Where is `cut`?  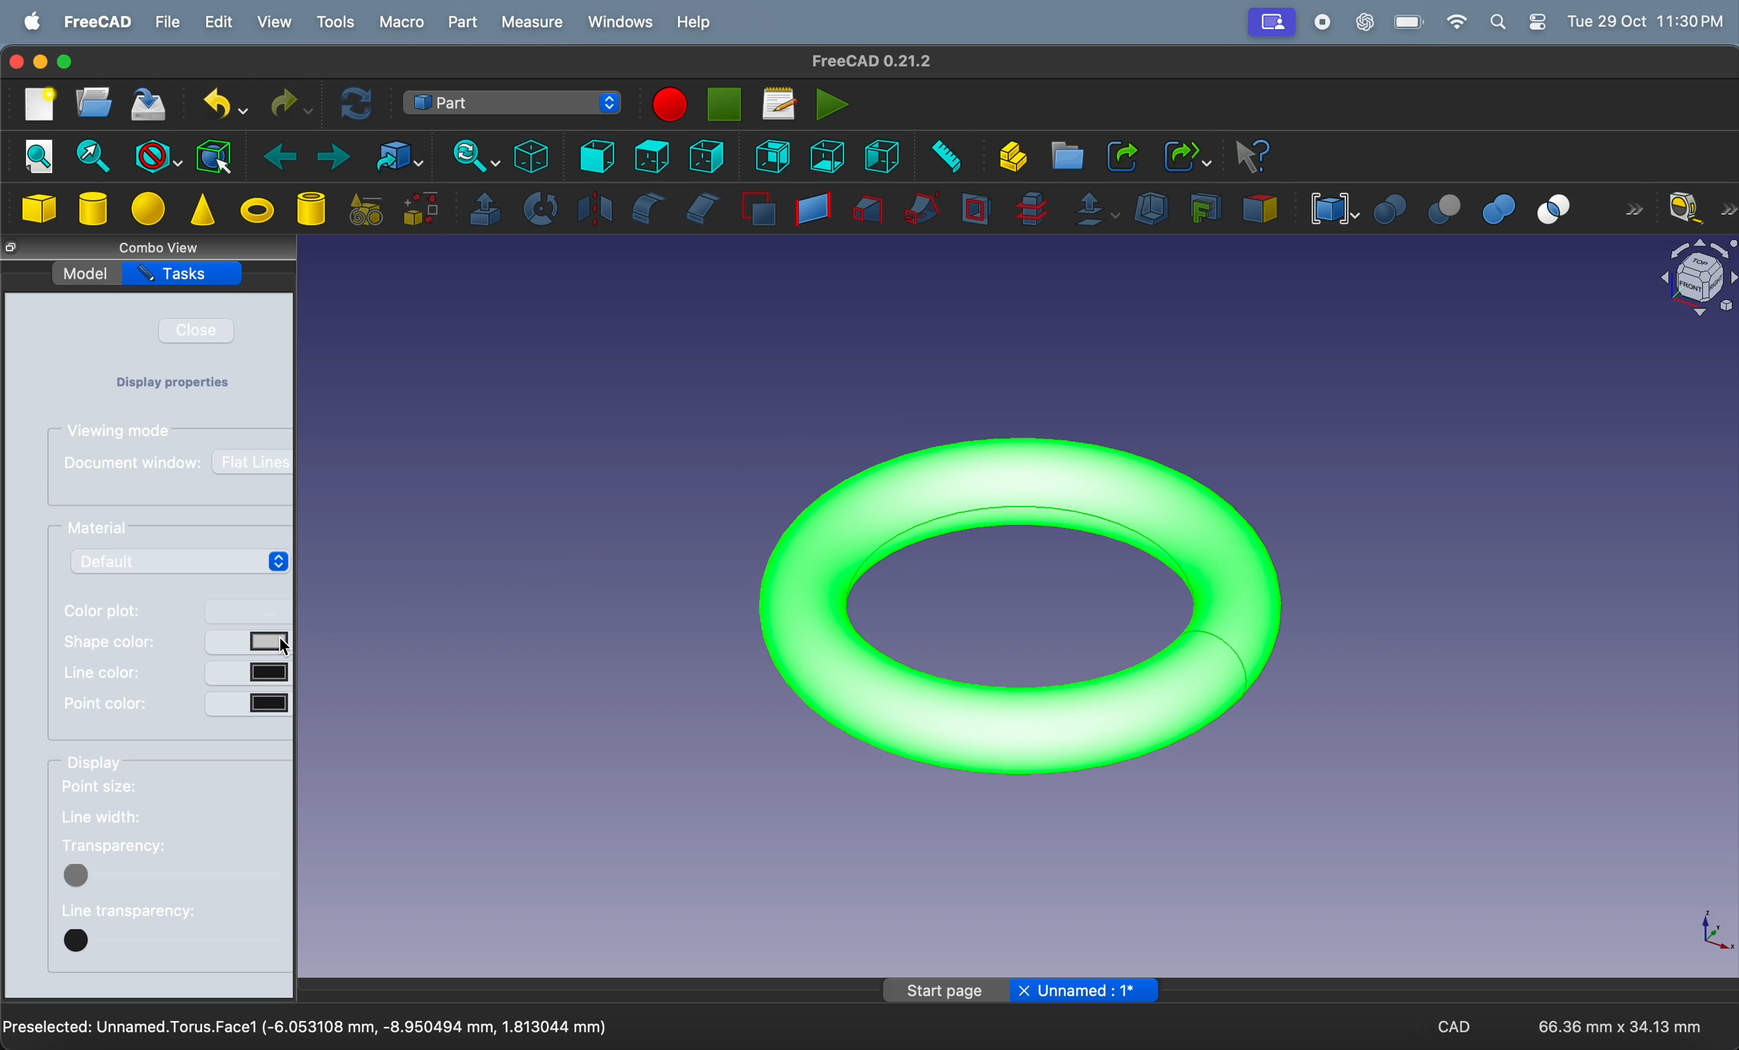
cut is located at coordinates (1438, 206).